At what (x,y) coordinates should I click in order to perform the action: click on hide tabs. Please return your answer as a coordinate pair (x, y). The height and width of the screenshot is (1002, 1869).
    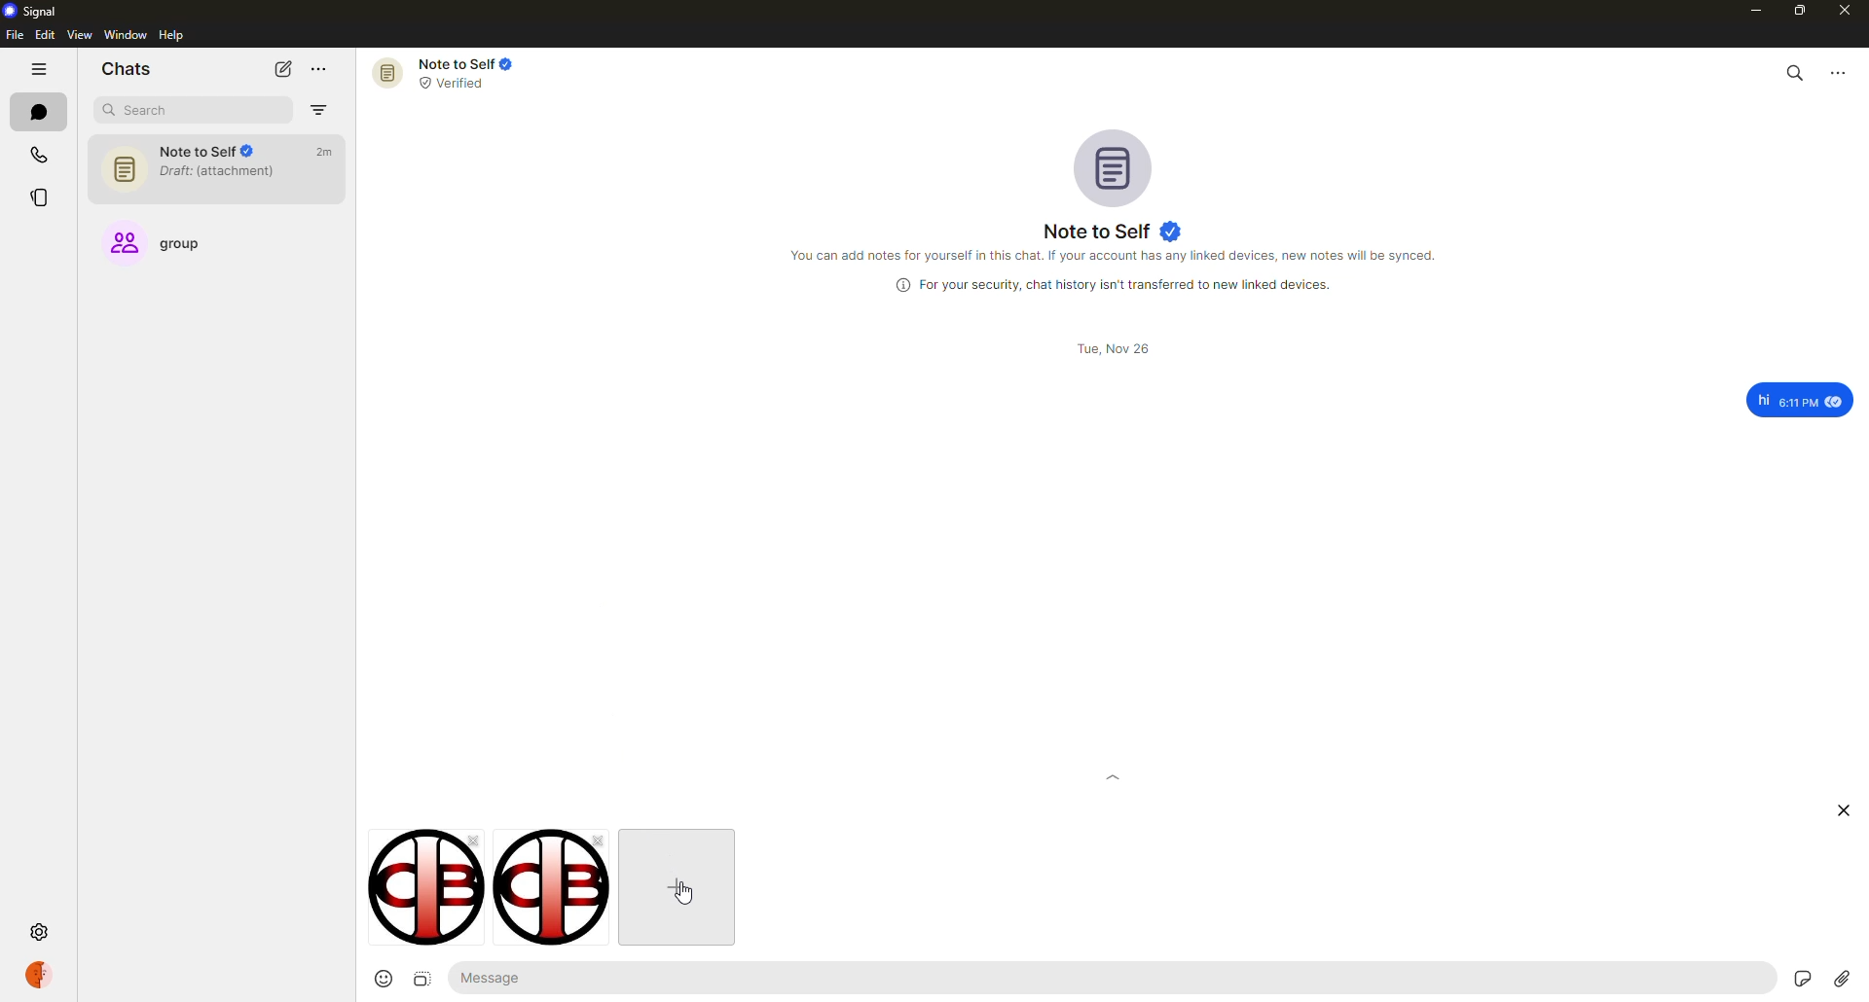
    Looking at the image, I should click on (40, 70).